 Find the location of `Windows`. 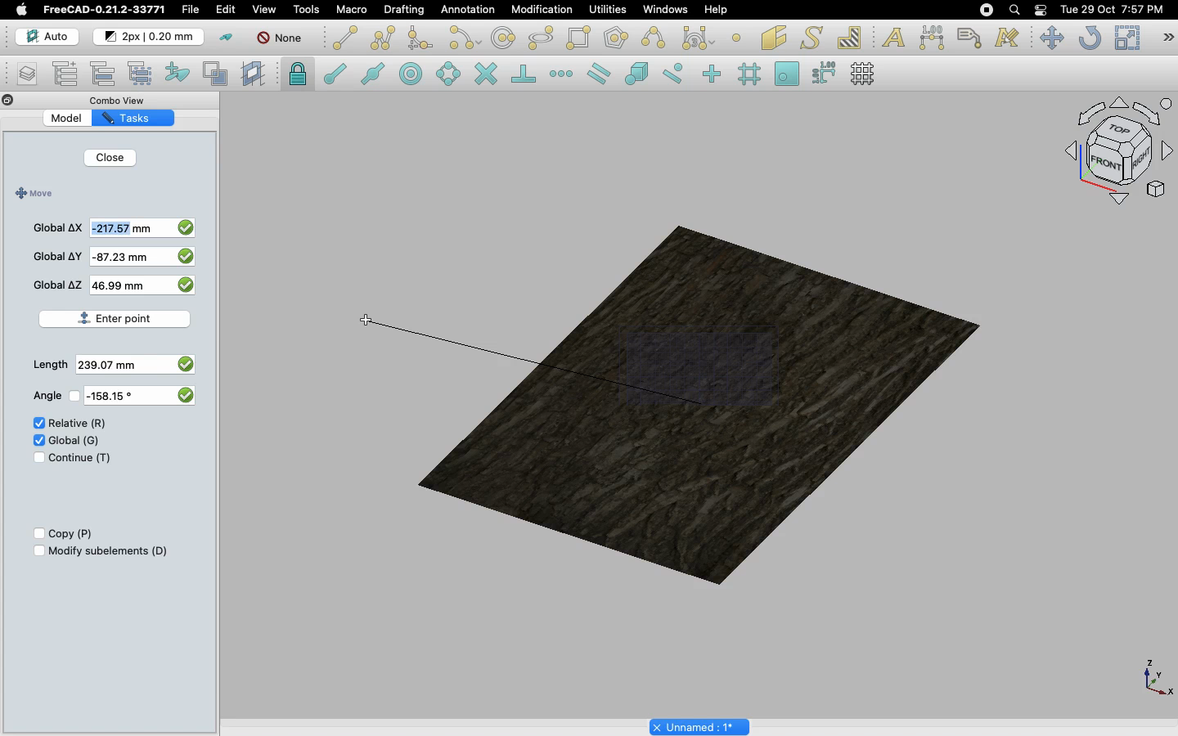

Windows is located at coordinates (669, 11).